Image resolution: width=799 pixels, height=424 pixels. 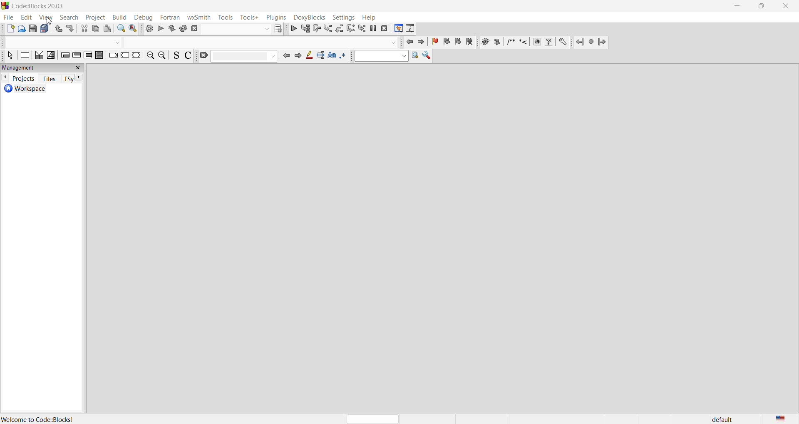 What do you see at coordinates (23, 79) in the screenshot?
I see `projects` at bounding box center [23, 79].